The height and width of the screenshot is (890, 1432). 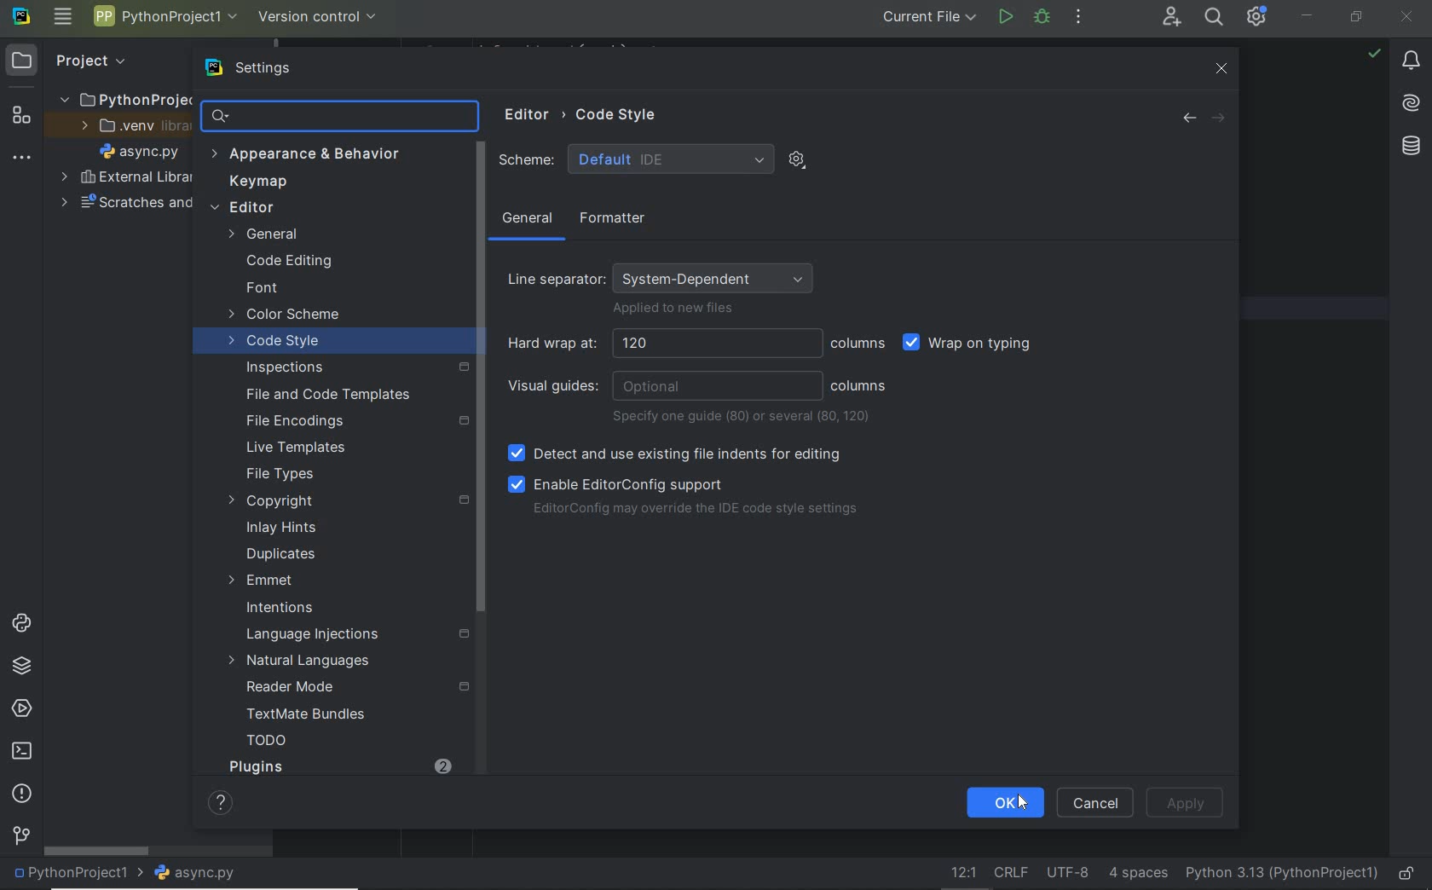 What do you see at coordinates (1411, 144) in the screenshot?
I see `Database` at bounding box center [1411, 144].